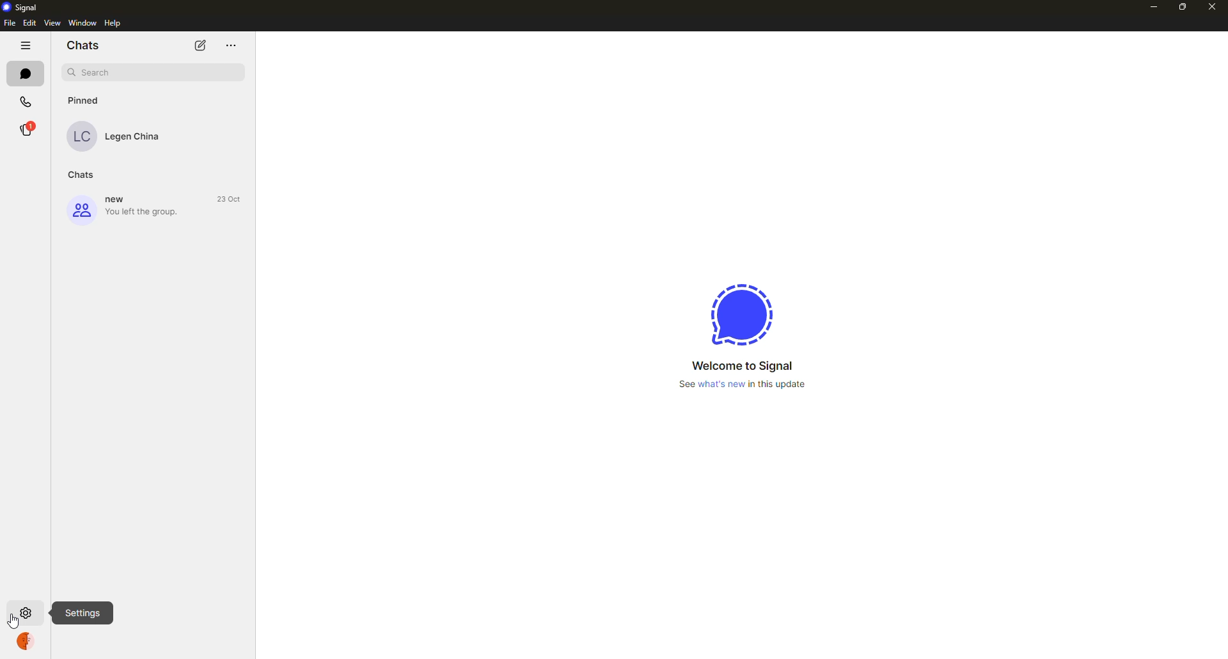 Image resolution: width=1228 pixels, height=659 pixels. Describe the element at coordinates (26, 74) in the screenshot. I see `chats` at that location.